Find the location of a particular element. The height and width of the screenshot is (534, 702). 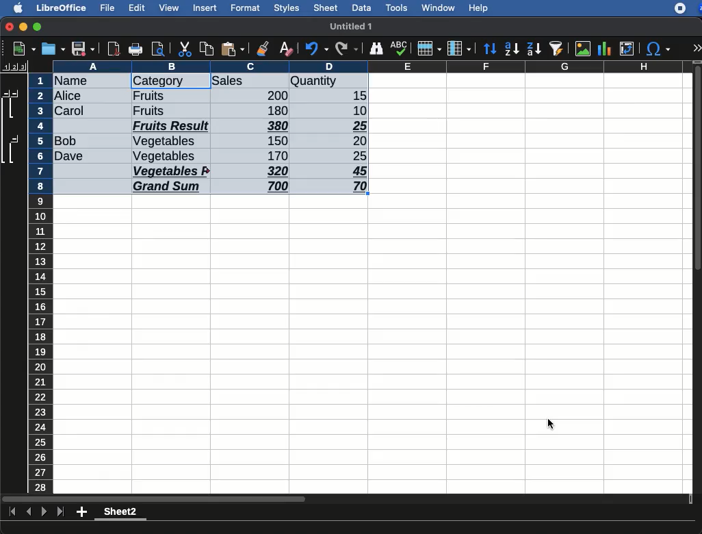

undo is located at coordinates (317, 49).